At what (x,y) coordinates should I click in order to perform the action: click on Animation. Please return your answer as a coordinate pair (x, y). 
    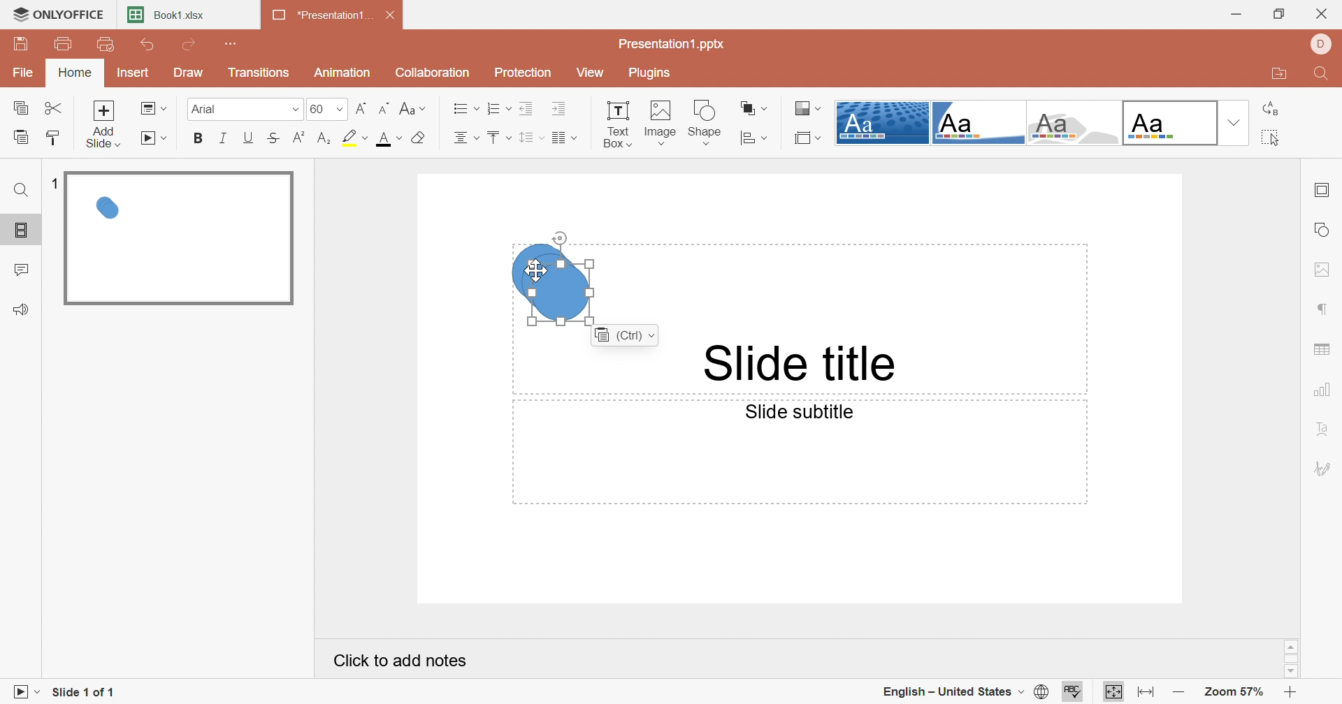
    Looking at the image, I should click on (343, 71).